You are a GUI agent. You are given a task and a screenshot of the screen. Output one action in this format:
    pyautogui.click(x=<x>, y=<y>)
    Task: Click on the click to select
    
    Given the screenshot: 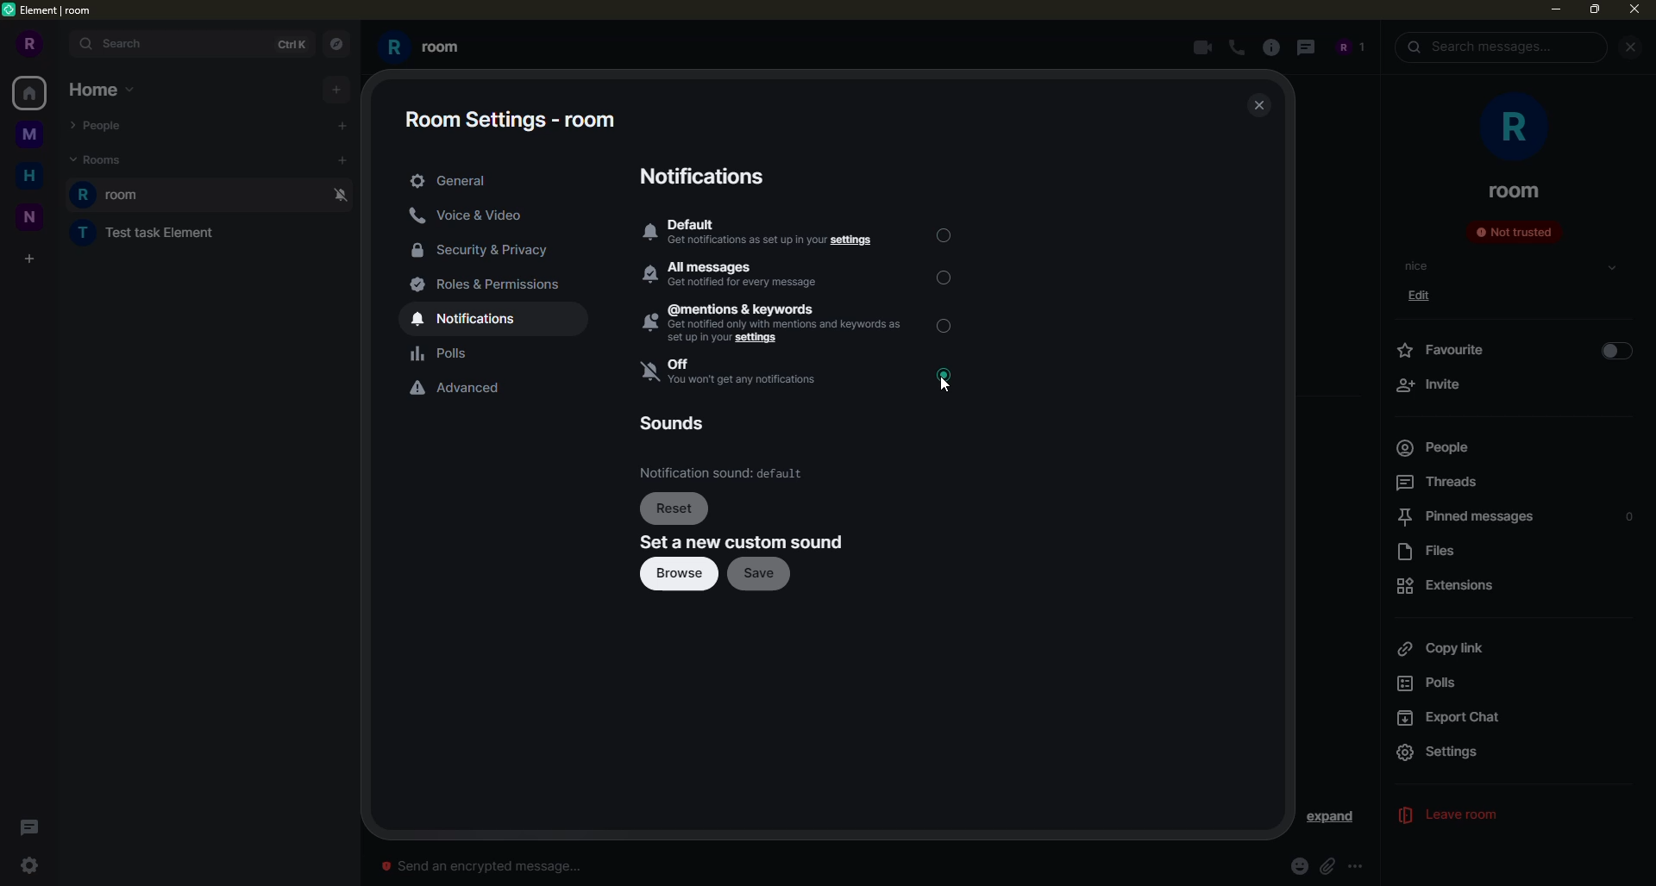 What is the action you would take?
    pyautogui.click(x=943, y=325)
    